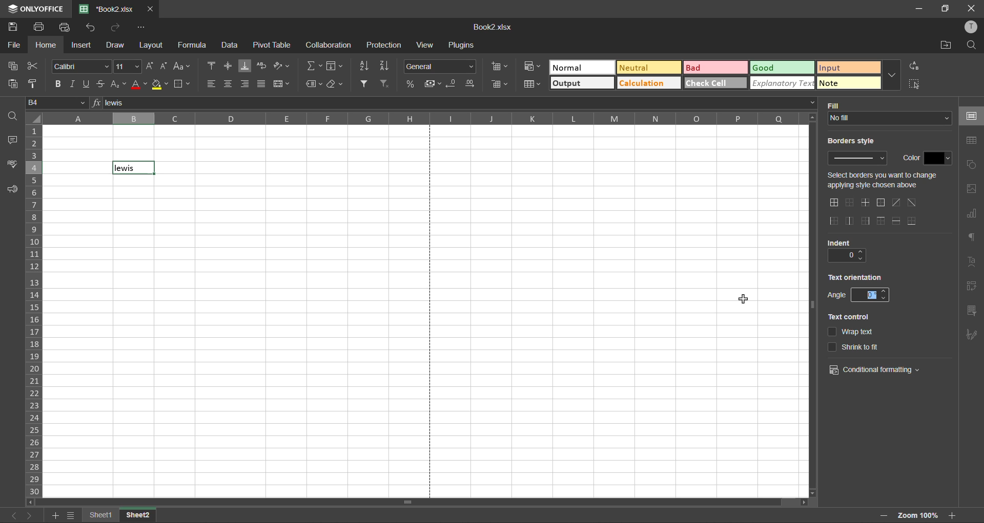 The width and height of the screenshot is (984, 523). What do you see at coordinates (100, 84) in the screenshot?
I see `strikethrough` at bounding box center [100, 84].